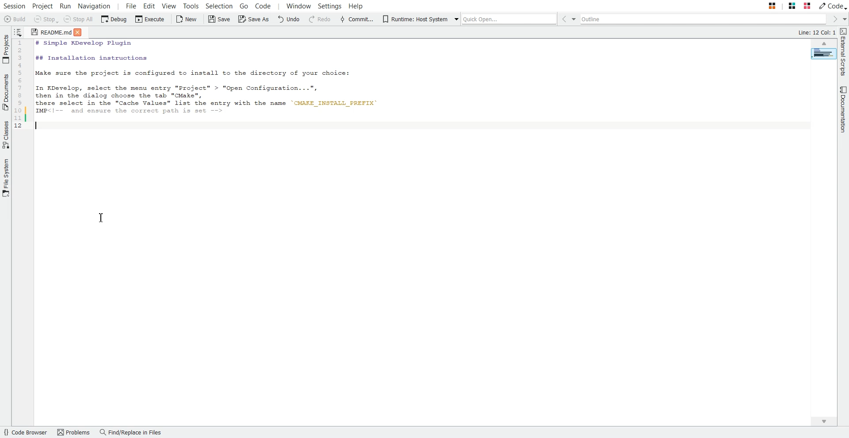 This screenshot has width=849, height=438. What do you see at coordinates (244, 5) in the screenshot?
I see `Go` at bounding box center [244, 5].